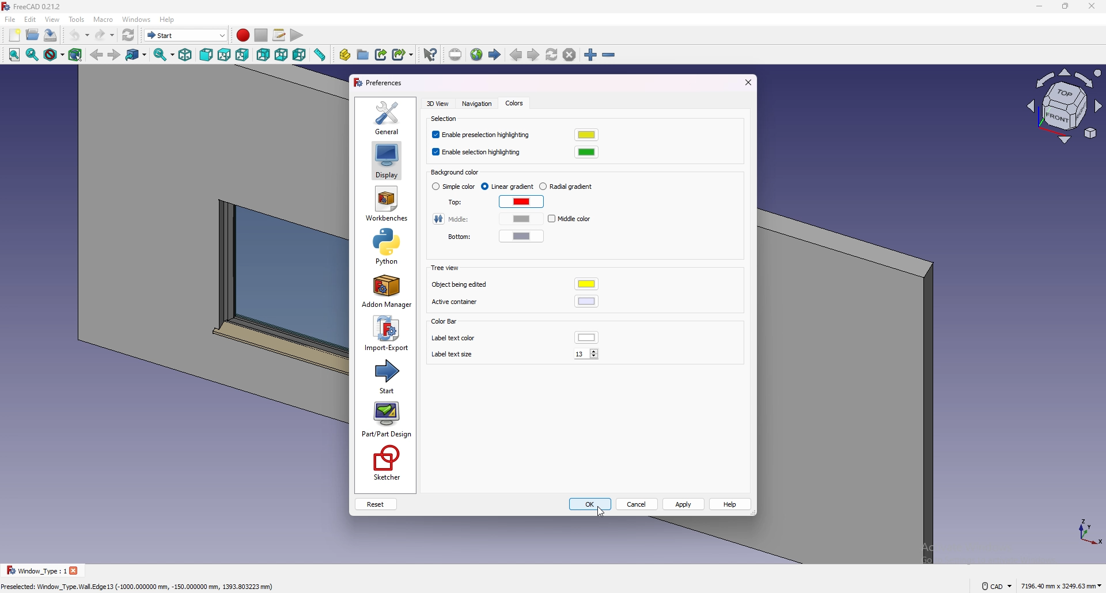  I want to click on new, so click(14, 35).